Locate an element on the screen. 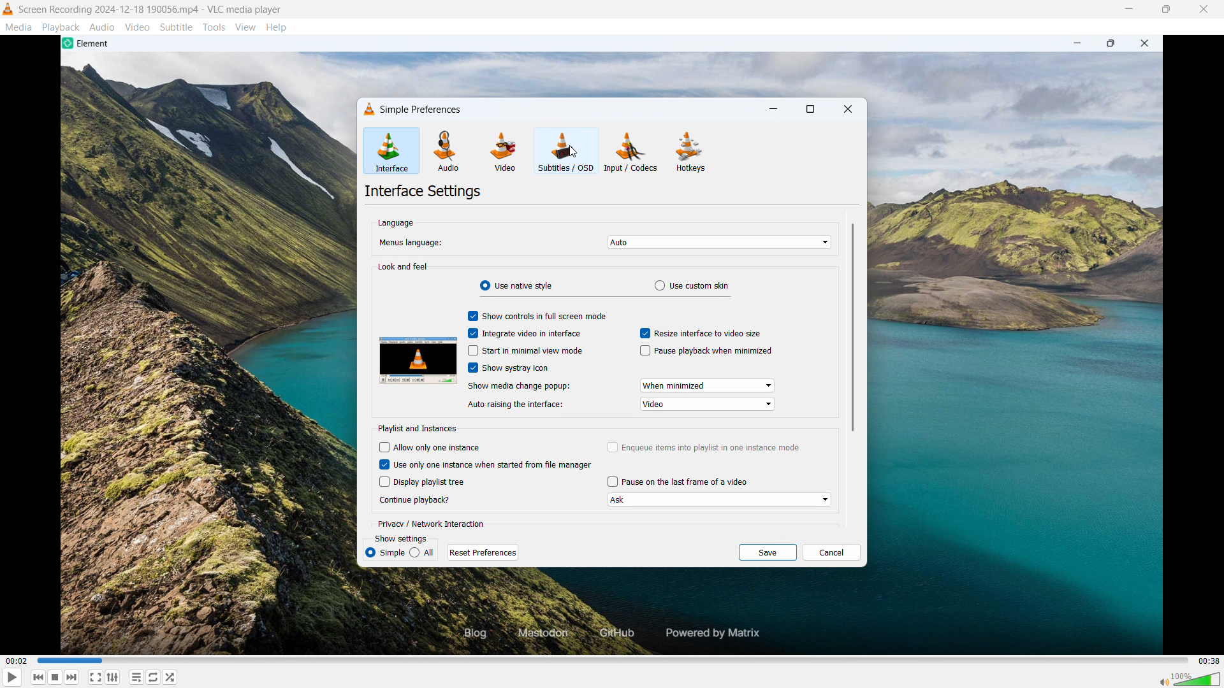 This screenshot has width=1224, height=688. playback is located at coordinates (61, 27).